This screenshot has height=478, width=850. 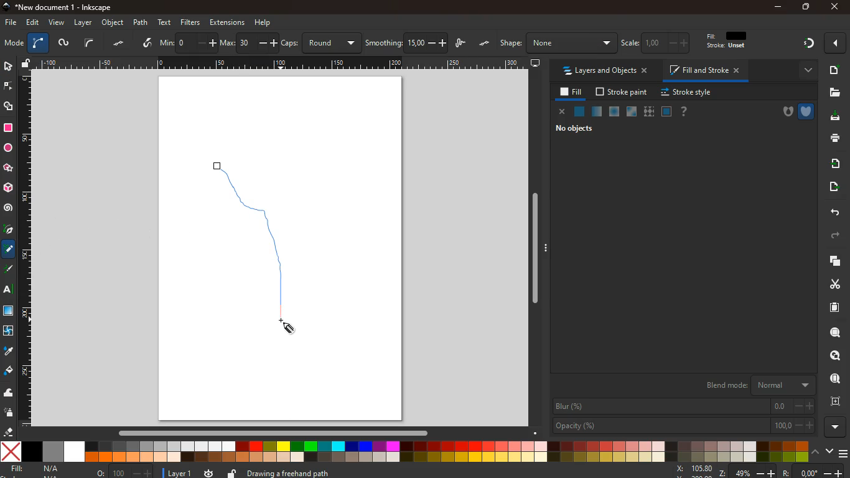 I want to click on frame, so click(x=666, y=111).